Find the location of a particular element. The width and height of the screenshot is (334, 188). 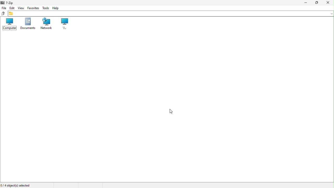

documents is located at coordinates (28, 24).